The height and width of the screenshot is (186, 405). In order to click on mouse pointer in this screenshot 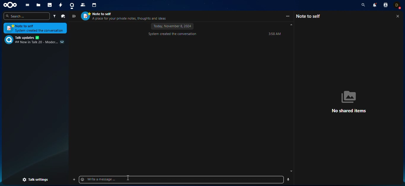, I will do `click(128, 178)`.